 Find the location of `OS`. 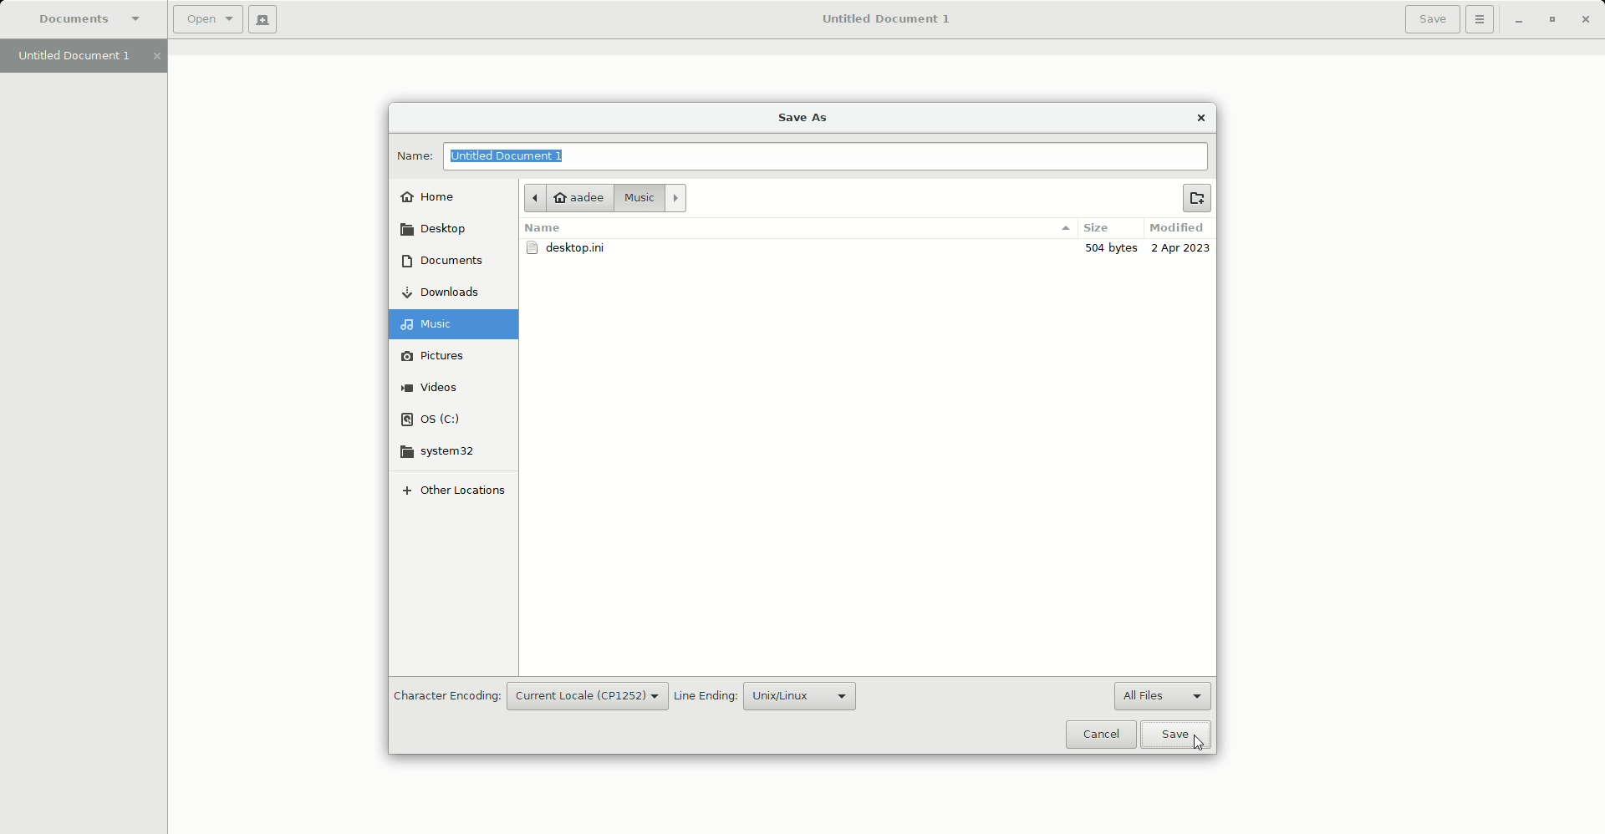

OS is located at coordinates (447, 420).